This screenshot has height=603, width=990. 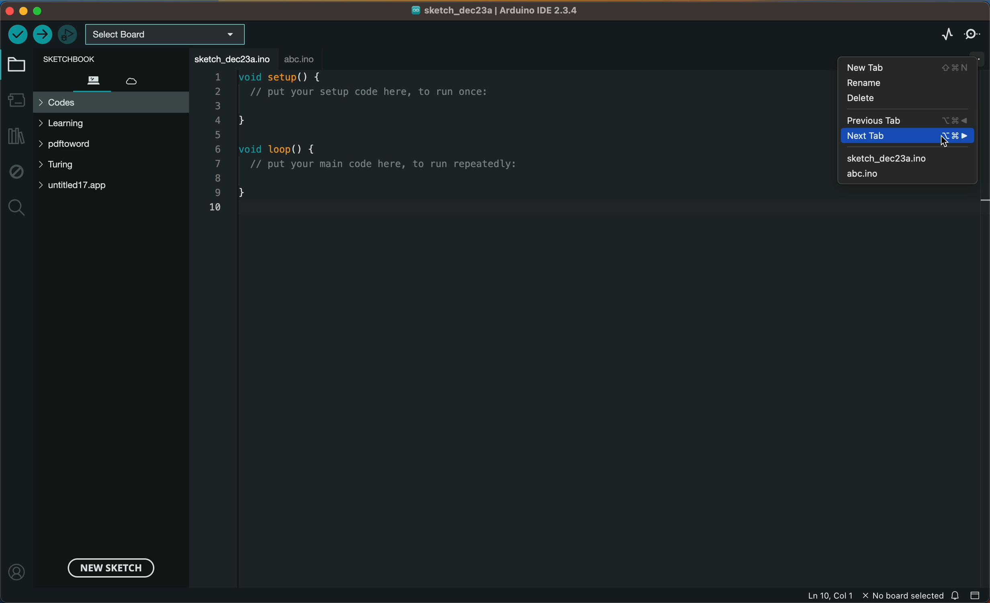 What do you see at coordinates (975, 595) in the screenshot?
I see `close slide bar` at bounding box center [975, 595].